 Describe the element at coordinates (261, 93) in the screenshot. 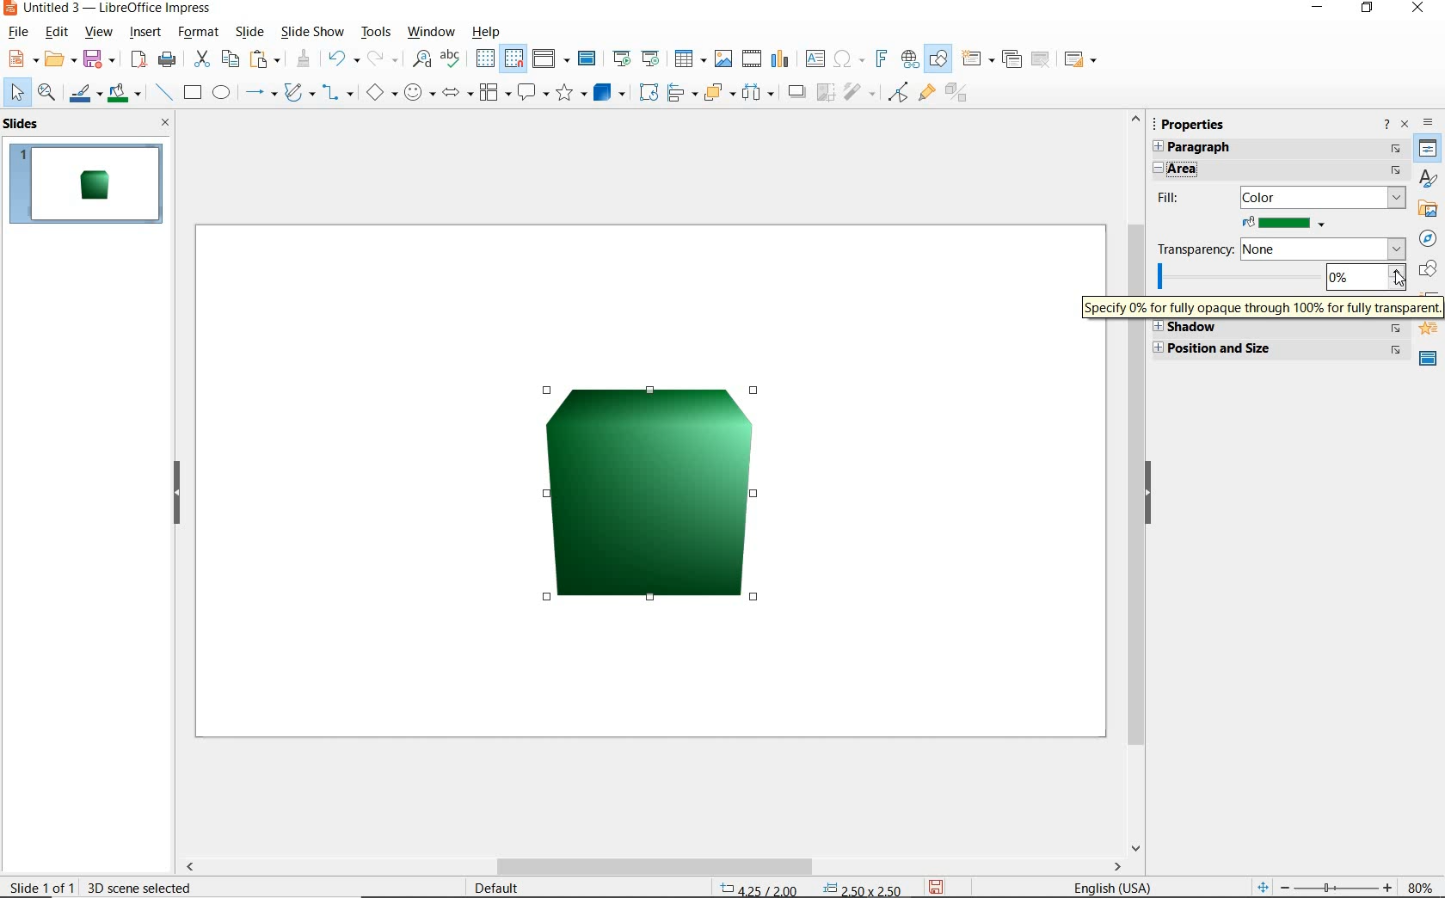

I see `lines and arrows` at that location.